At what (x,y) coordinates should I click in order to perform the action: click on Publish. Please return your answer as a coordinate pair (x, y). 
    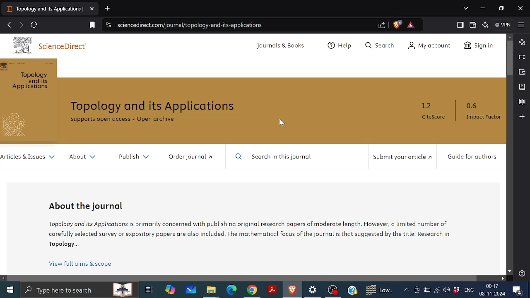
    Looking at the image, I should click on (133, 158).